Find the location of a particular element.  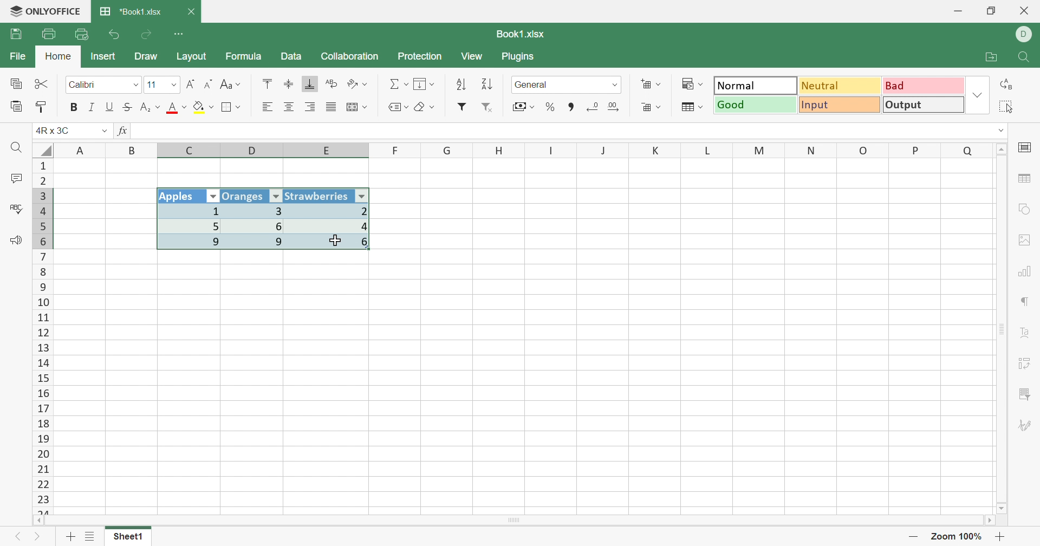

Filter is located at coordinates (462, 107).